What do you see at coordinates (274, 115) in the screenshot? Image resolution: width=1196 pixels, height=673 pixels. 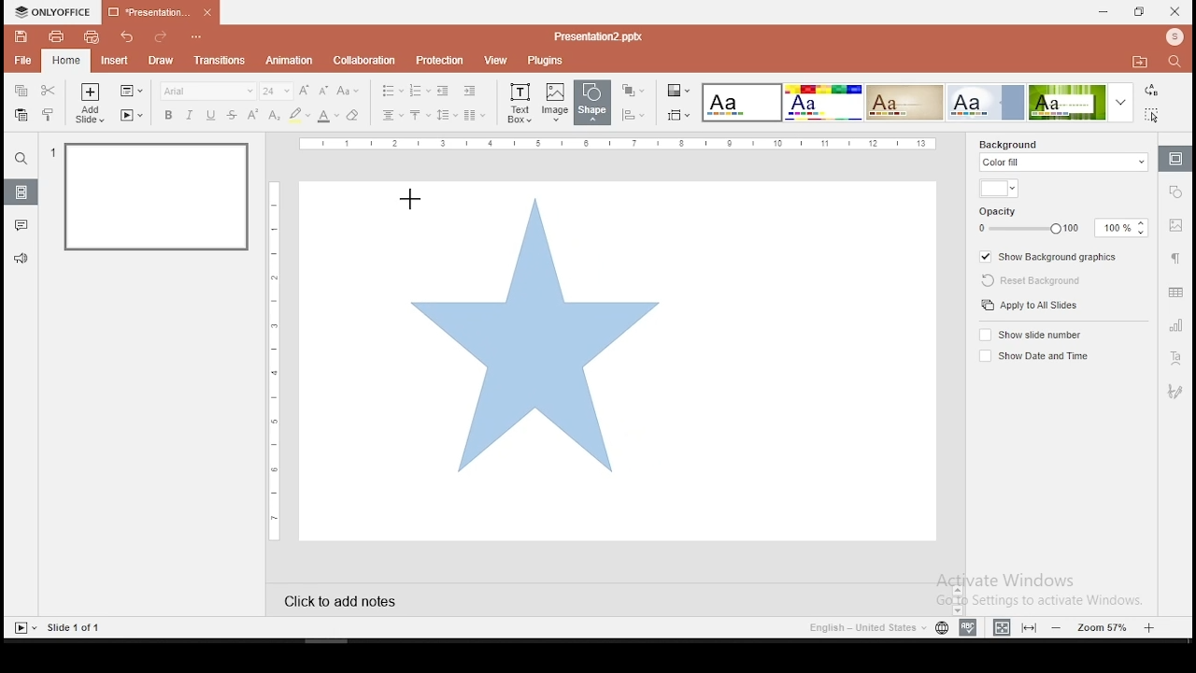 I see `subscript` at bounding box center [274, 115].